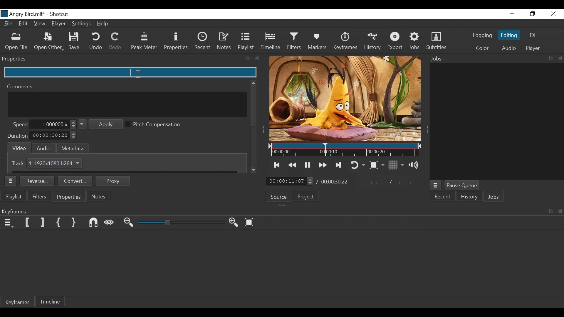  I want to click on Properties, so click(176, 41).